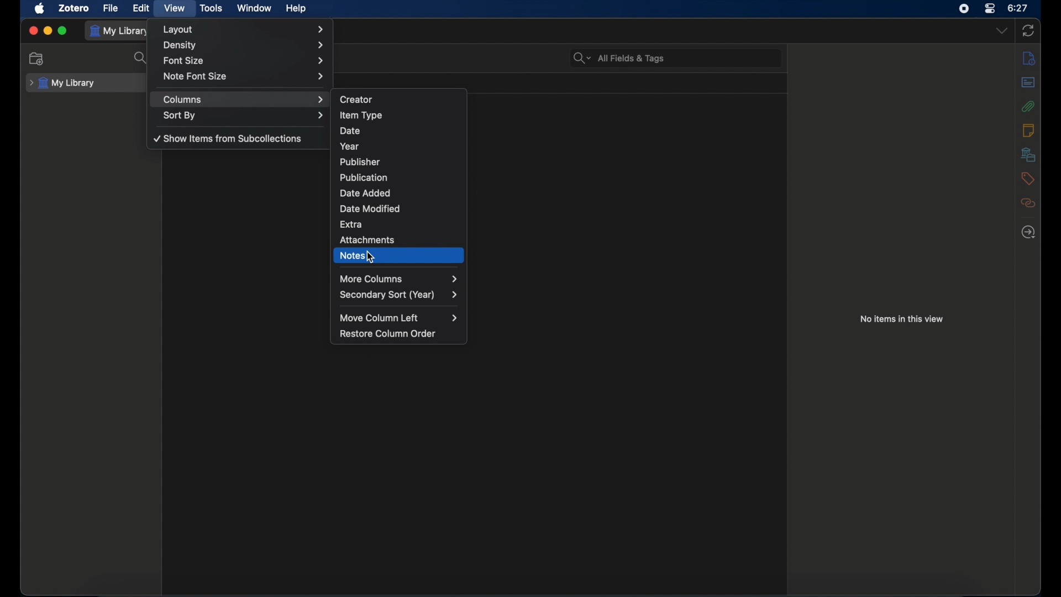 The image size is (1061, 597). I want to click on time, so click(1017, 8).